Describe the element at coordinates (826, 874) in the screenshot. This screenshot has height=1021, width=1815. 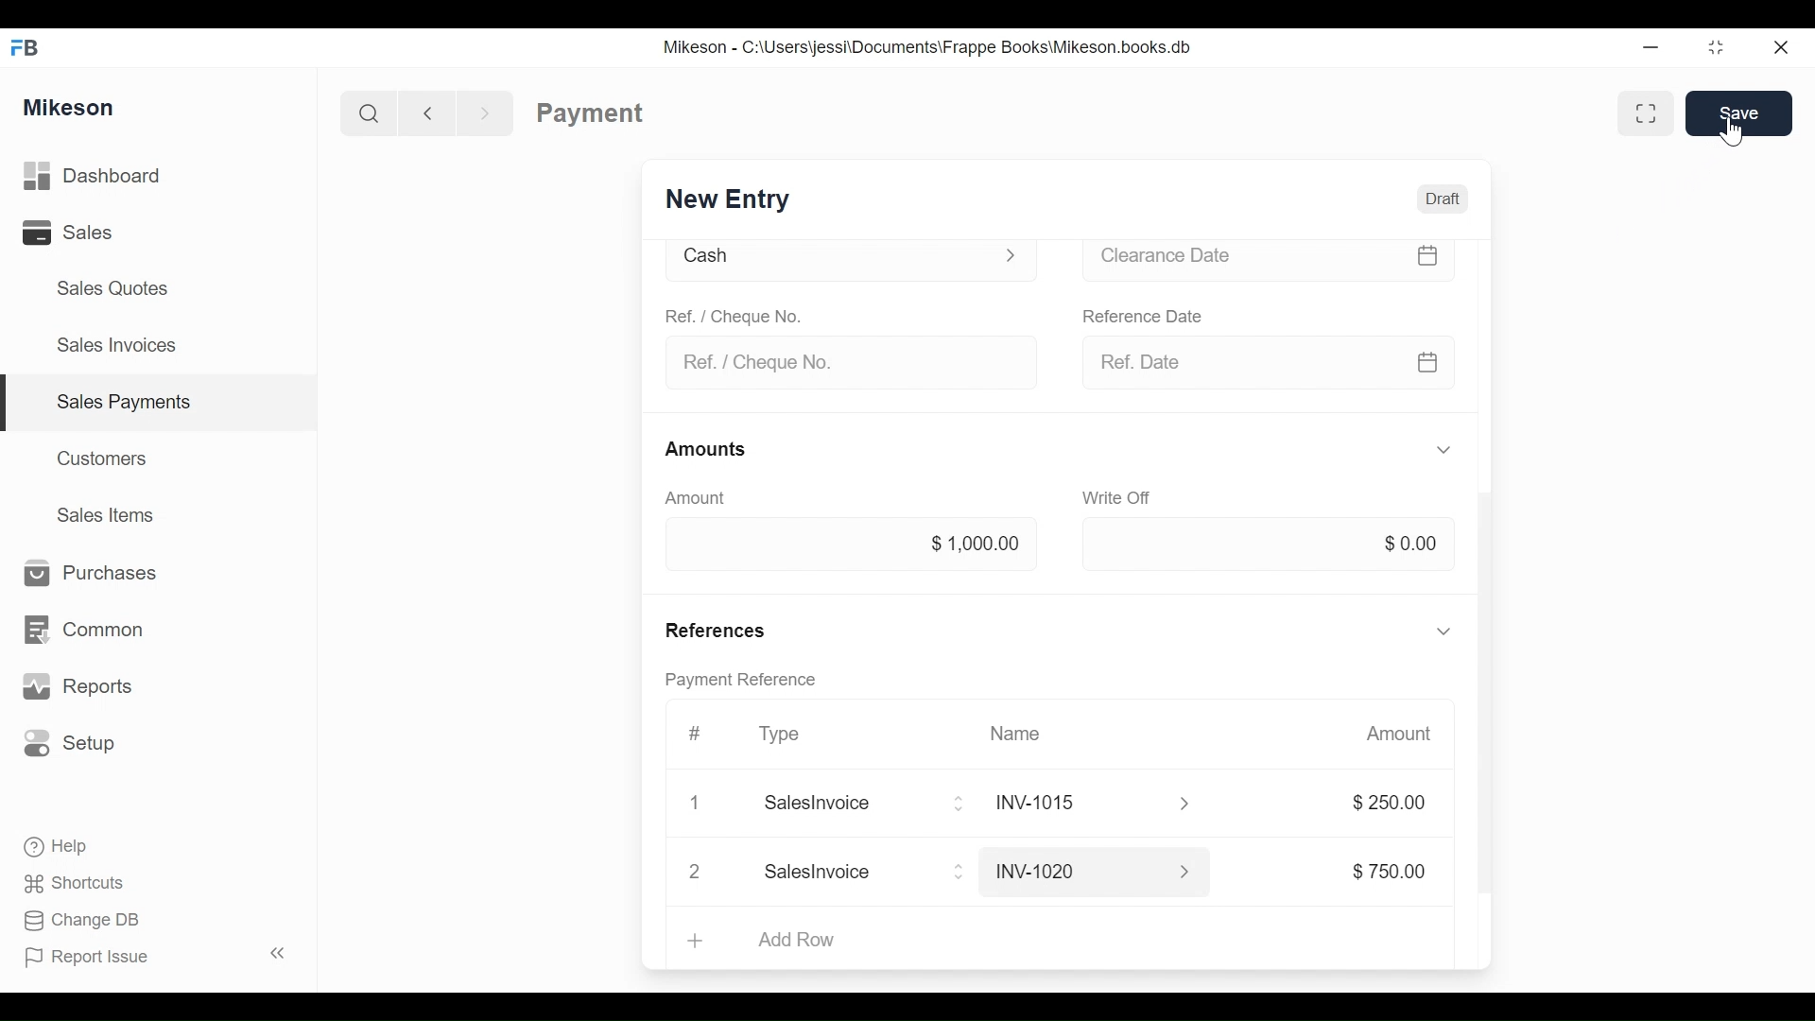
I see `Add Row` at that location.